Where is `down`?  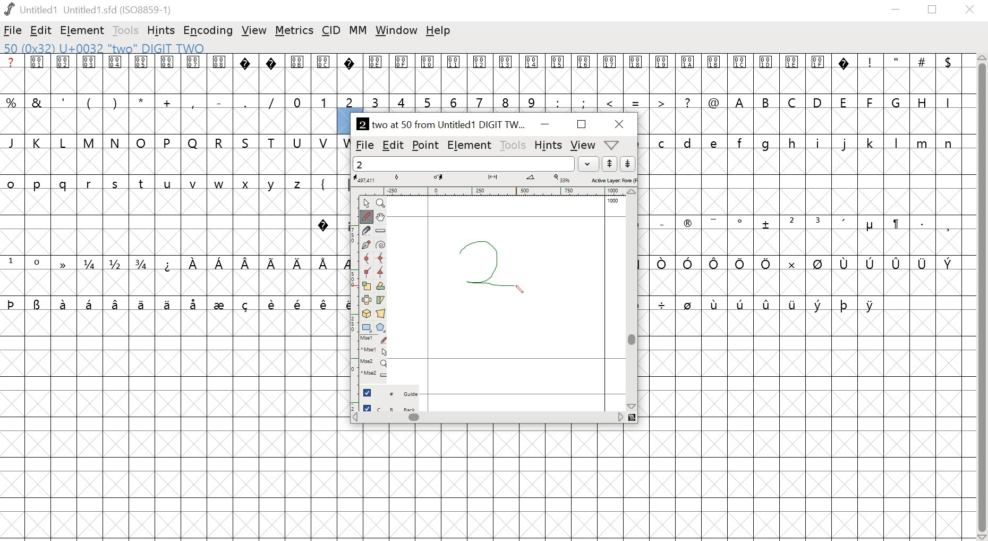 down is located at coordinates (628, 164).